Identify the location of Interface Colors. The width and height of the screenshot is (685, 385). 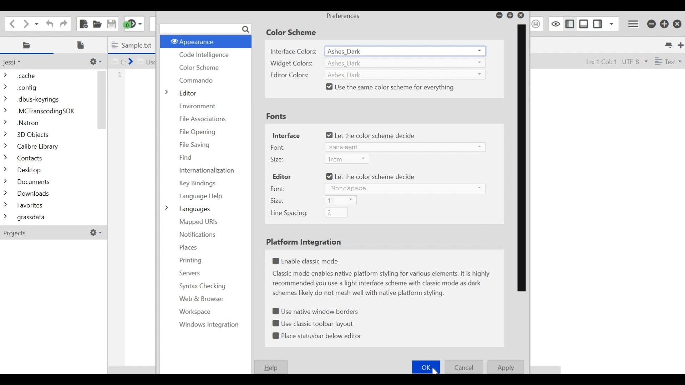
(294, 51).